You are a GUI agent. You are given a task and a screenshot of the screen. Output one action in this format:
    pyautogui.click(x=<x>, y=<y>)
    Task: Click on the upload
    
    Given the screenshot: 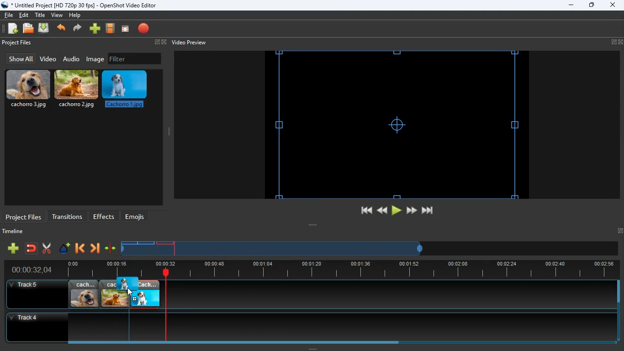 What is the action you would take?
    pyautogui.click(x=45, y=29)
    